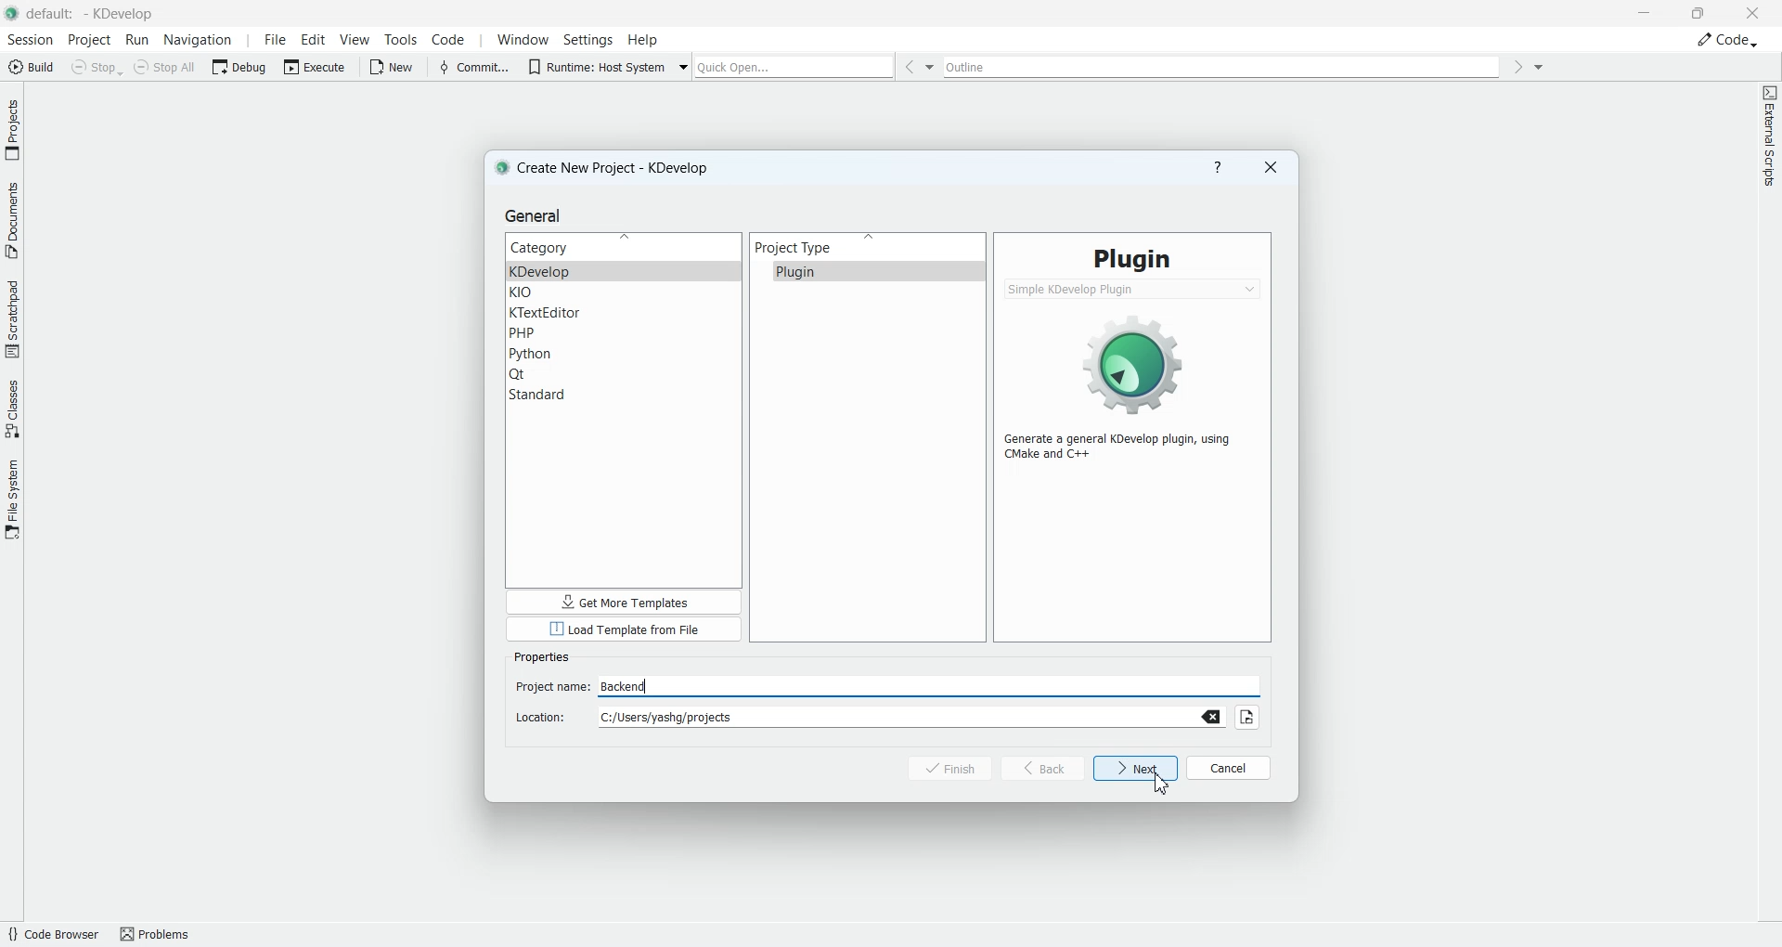  Describe the element at coordinates (12, 218) in the screenshot. I see `Documents` at that location.